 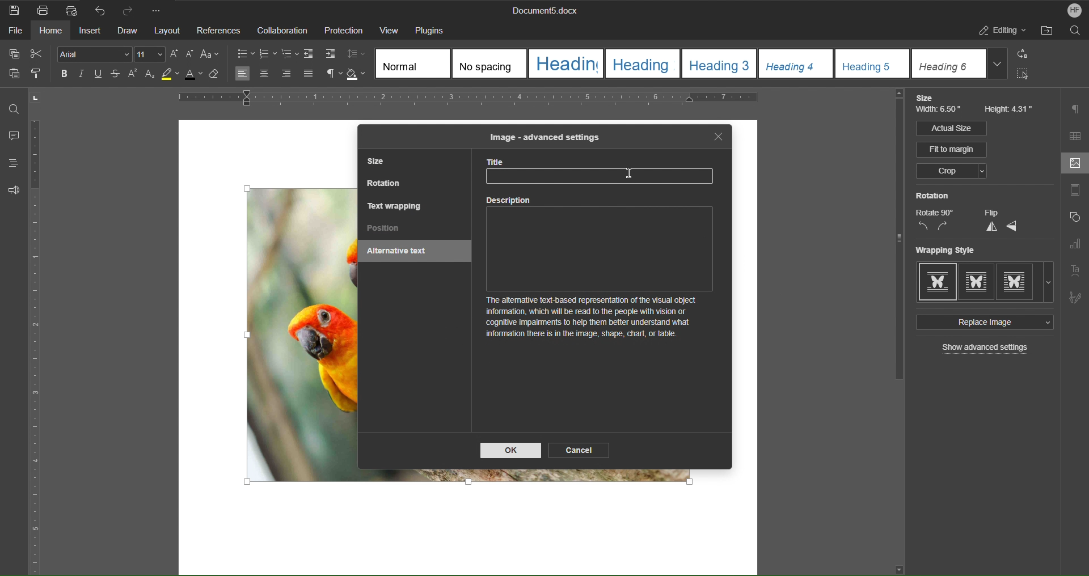 I want to click on Open File Location, so click(x=1049, y=32).